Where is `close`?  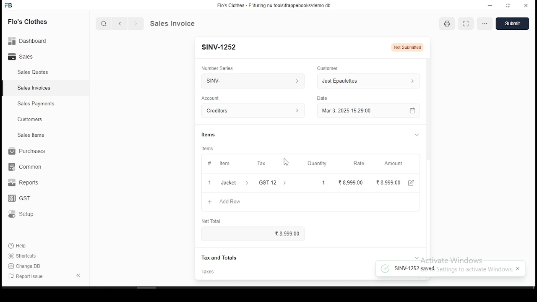
close is located at coordinates (526, 5).